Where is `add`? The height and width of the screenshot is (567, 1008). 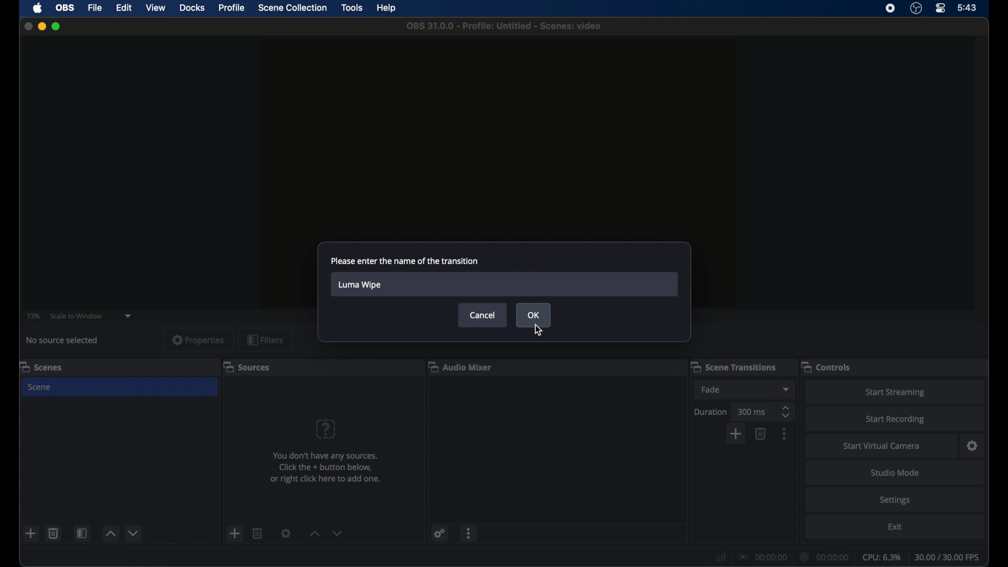 add is located at coordinates (31, 533).